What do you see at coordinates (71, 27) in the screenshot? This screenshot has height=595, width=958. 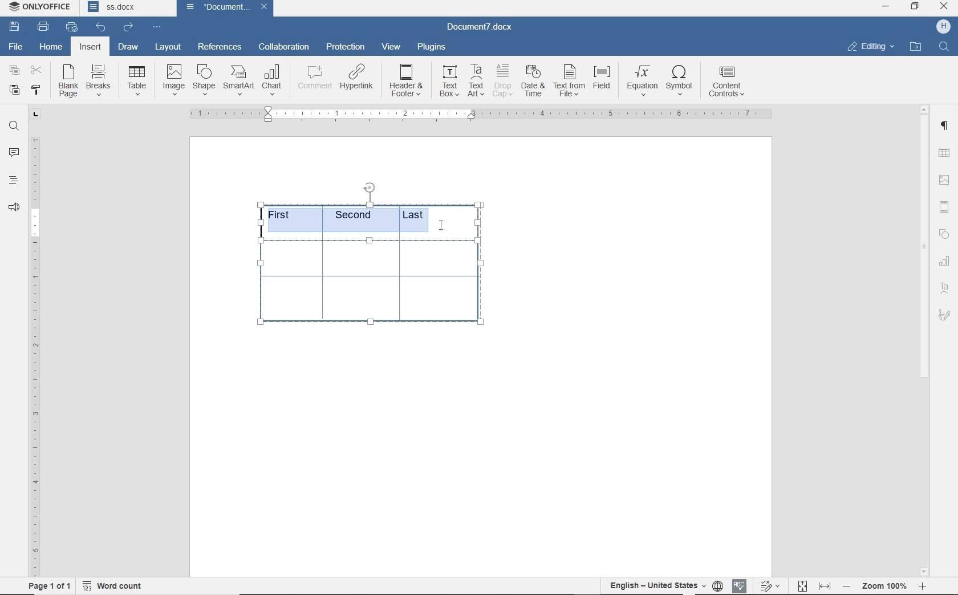 I see `quick print` at bounding box center [71, 27].